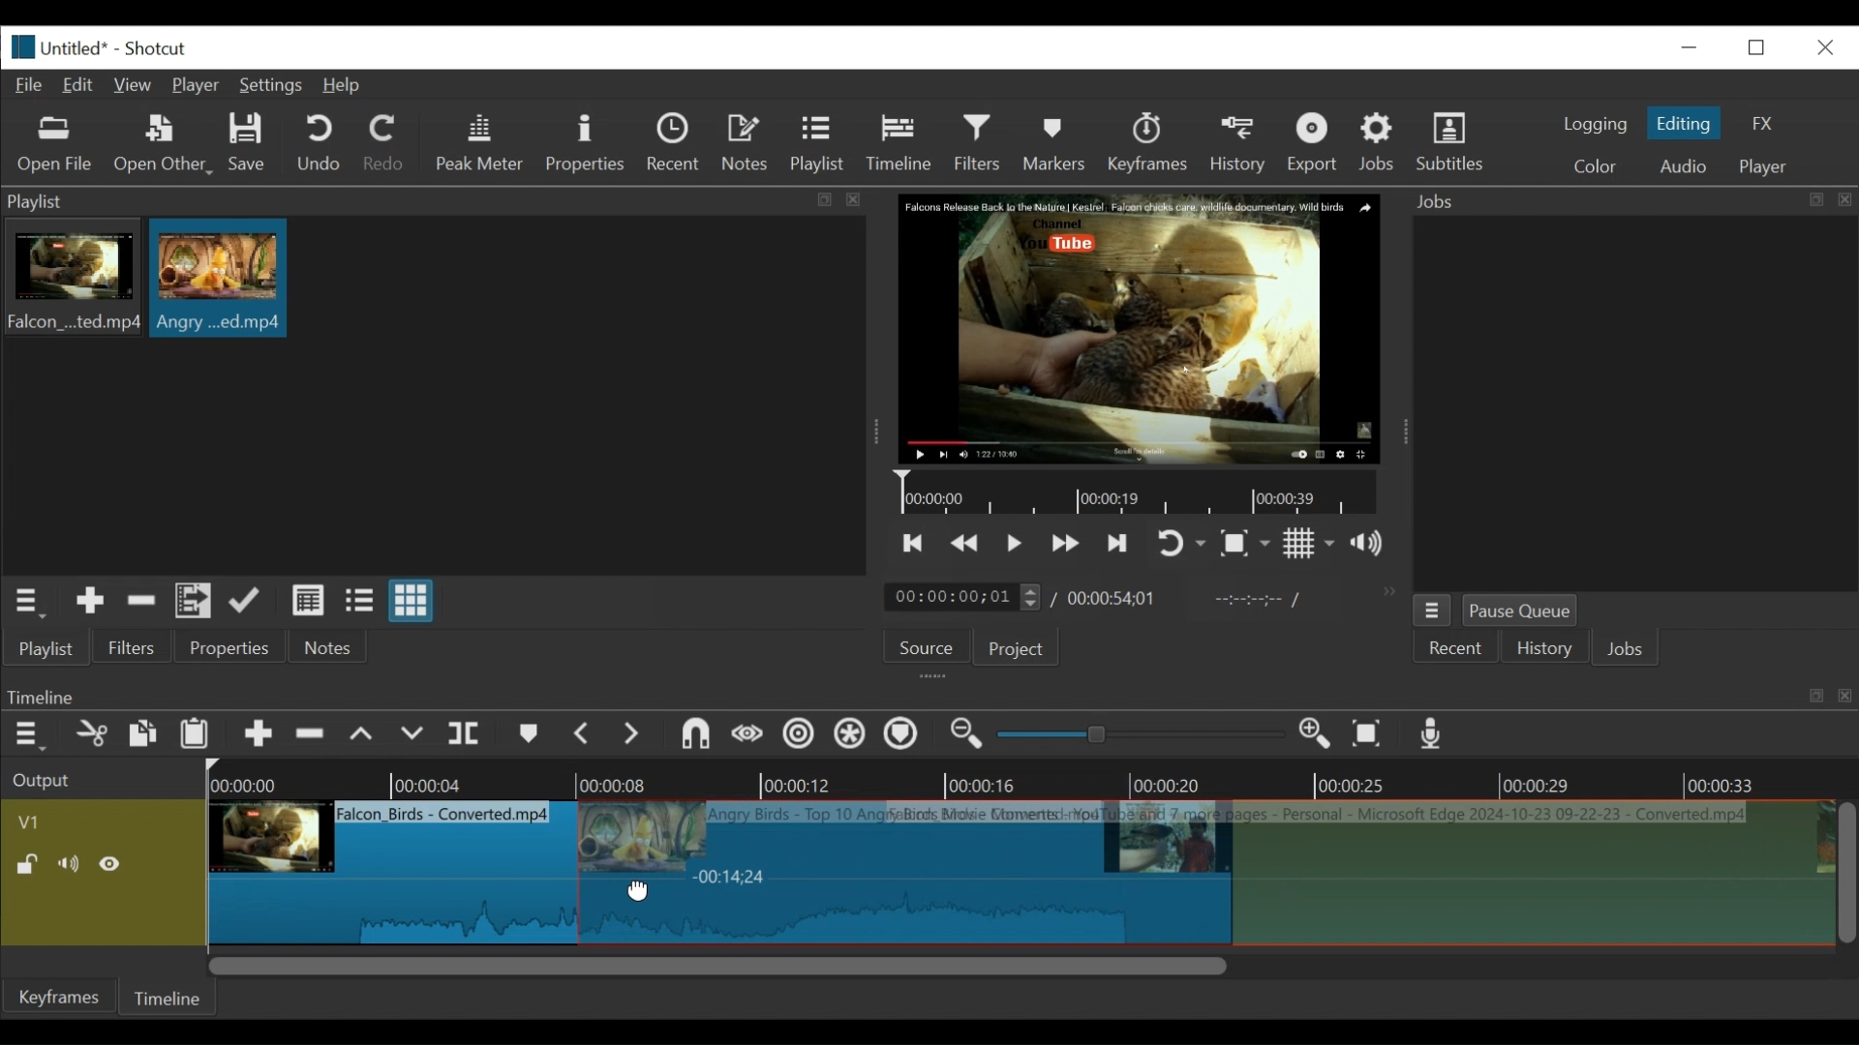  I want to click on current duration, so click(965, 598).